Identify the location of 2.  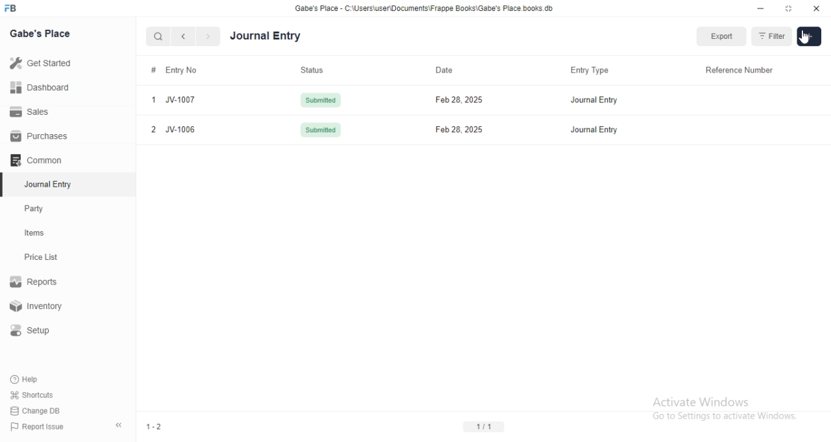
(153, 129).